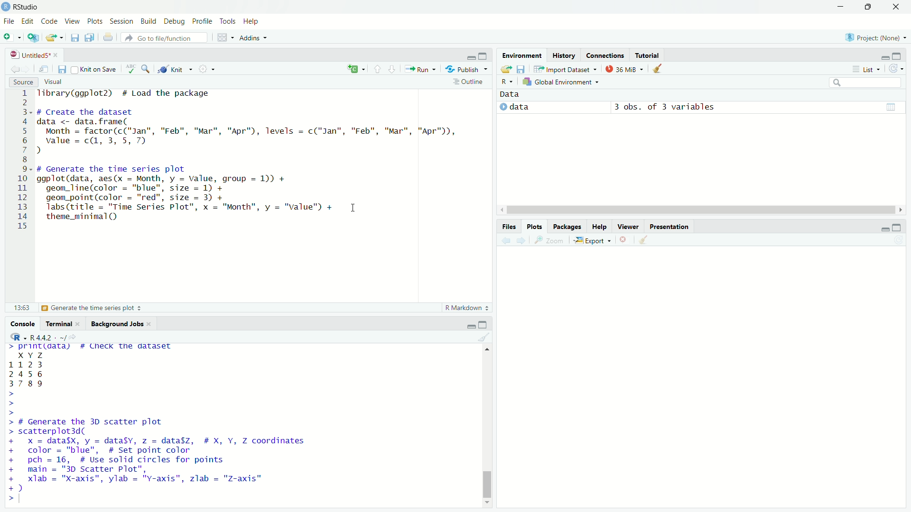  I want to click on knit on save, so click(94, 70).